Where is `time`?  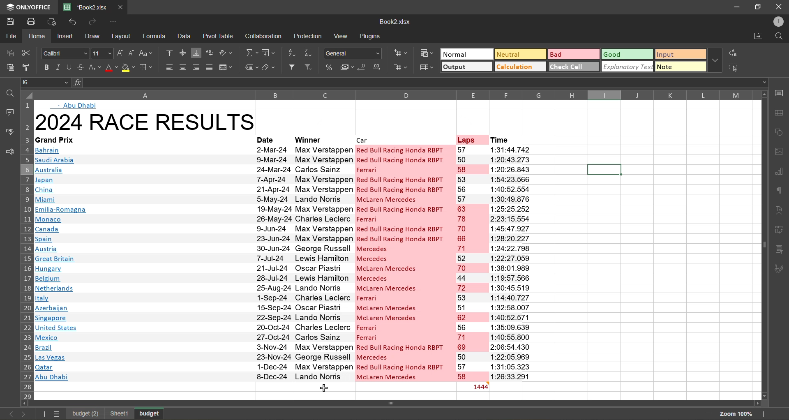 time is located at coordinates (510, 139).